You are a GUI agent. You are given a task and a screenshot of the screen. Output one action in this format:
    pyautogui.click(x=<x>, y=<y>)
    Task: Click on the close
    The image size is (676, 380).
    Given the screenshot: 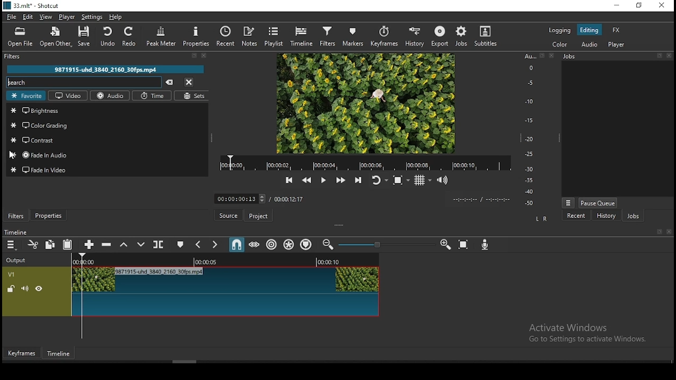 What is the action you would take?
    pyautogui.click(x=669, y=55)
    